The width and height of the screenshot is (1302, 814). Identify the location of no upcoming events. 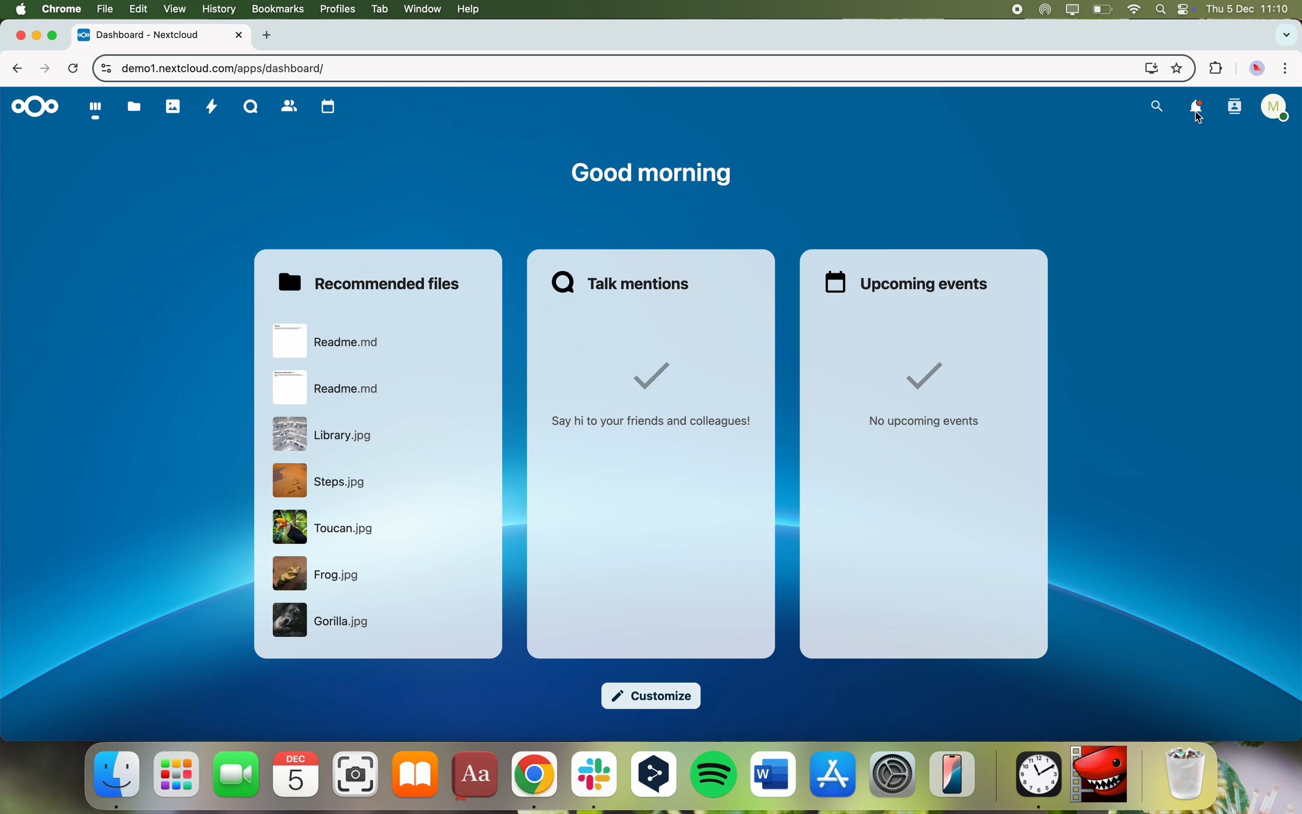
(924, 397).